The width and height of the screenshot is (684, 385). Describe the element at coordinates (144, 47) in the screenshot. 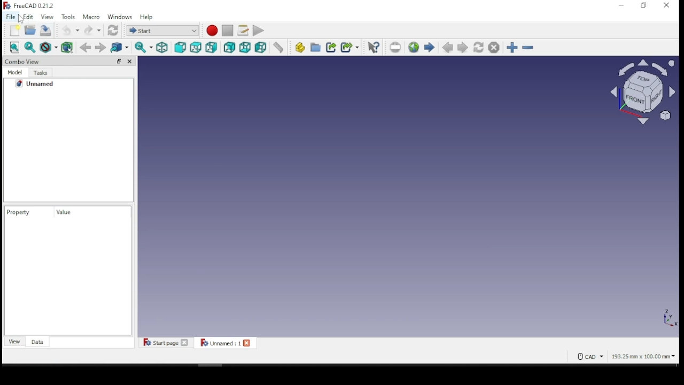

I see `sync view` at that location.